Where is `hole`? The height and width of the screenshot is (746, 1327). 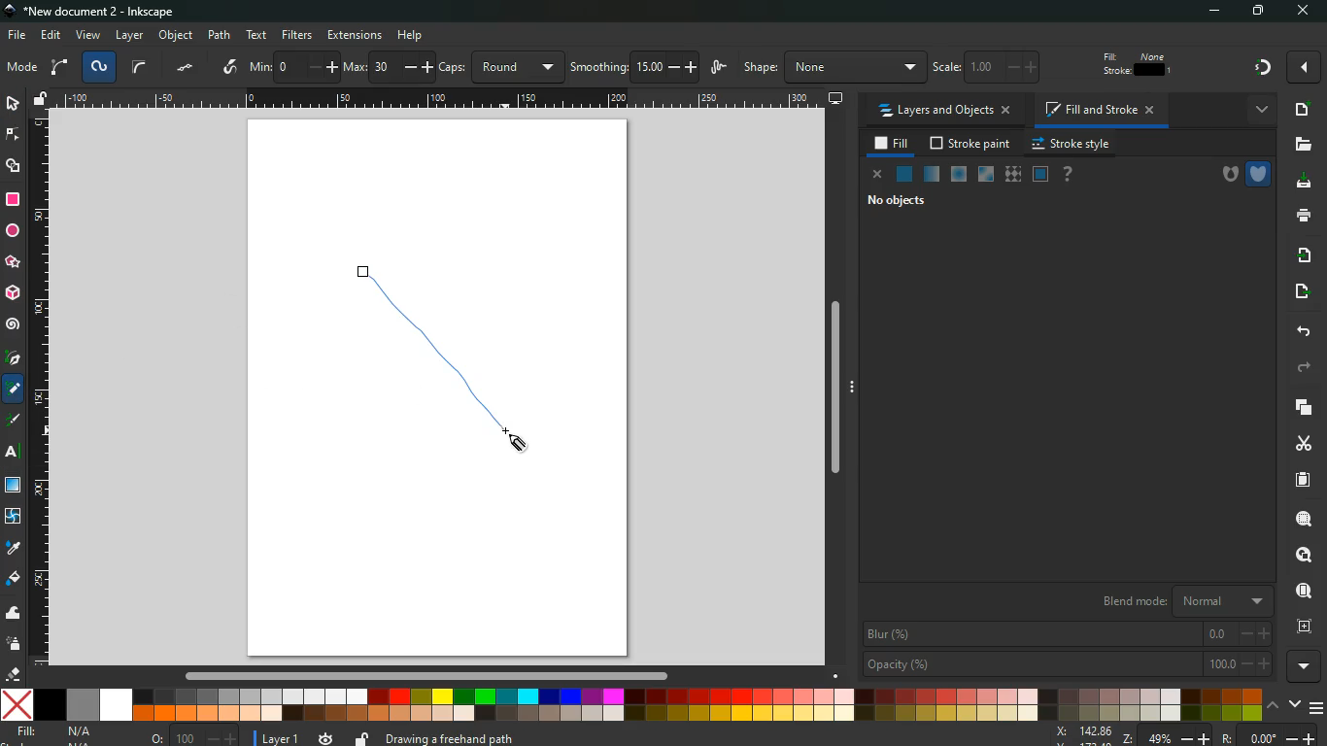
hole is located at coordinates (1222, 172).